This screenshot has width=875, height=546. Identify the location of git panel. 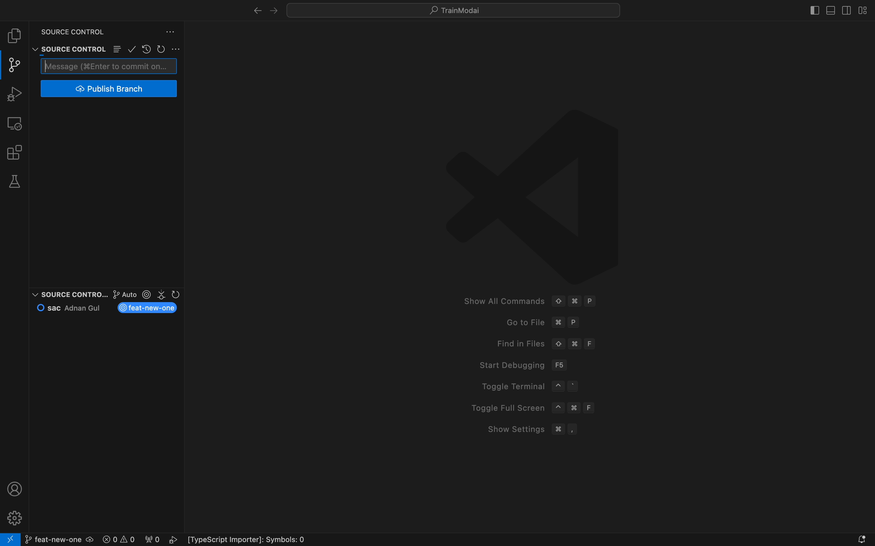
(14, 65).